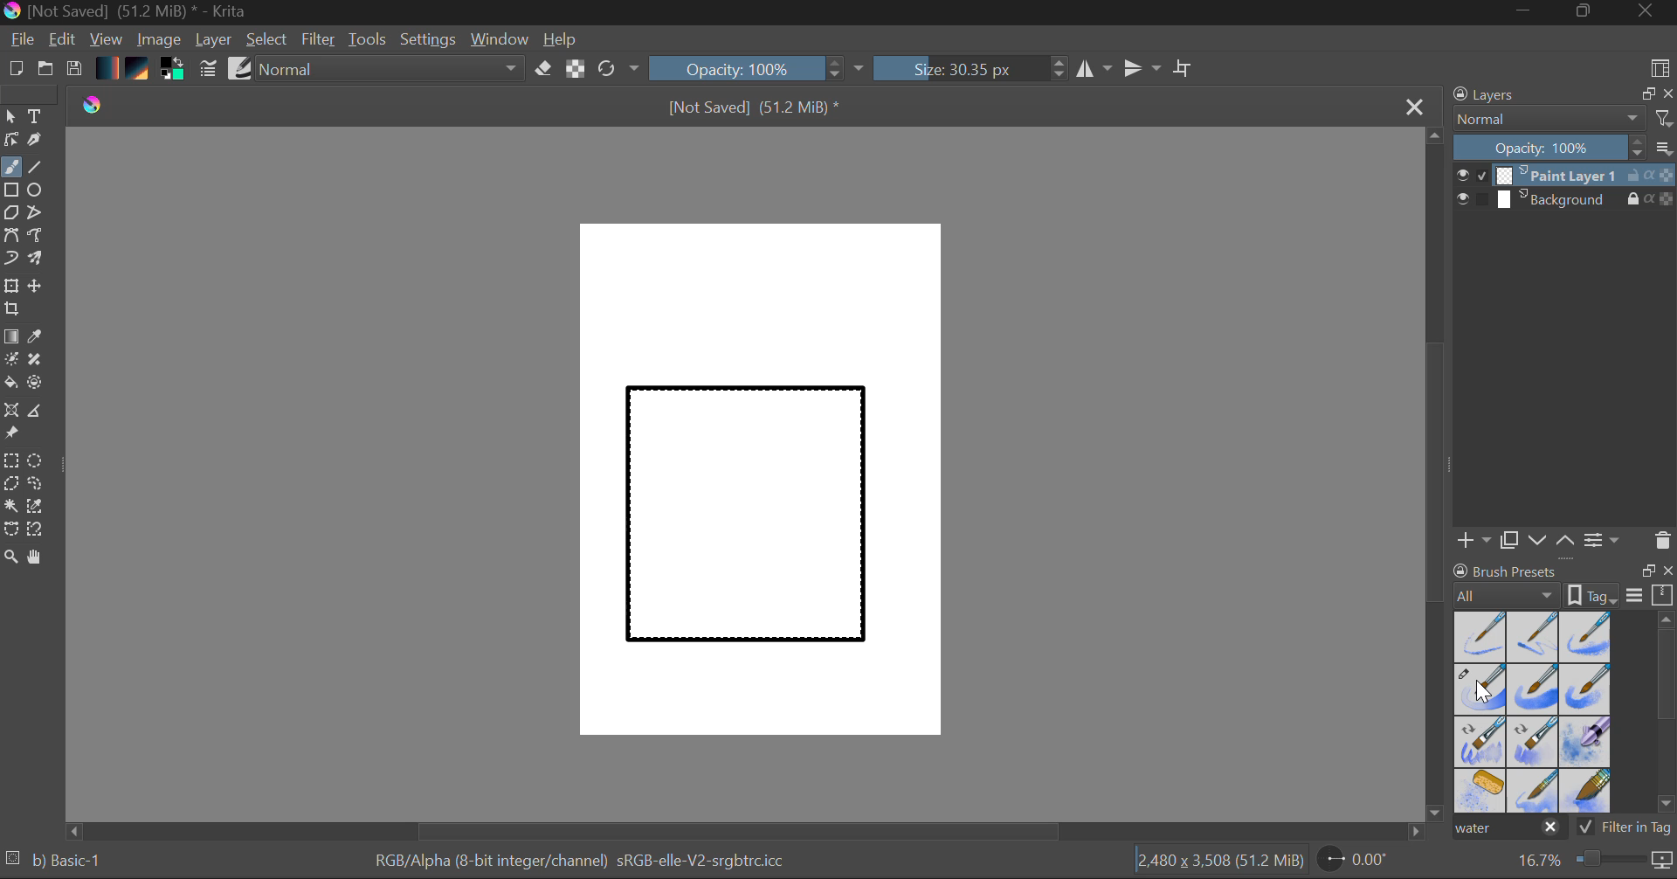 The width and height of the screenshot is (1677, 879). What do you see at coordinates (561, 39) in the screenshot?
I see `Help` at bounding box center [561, 39].